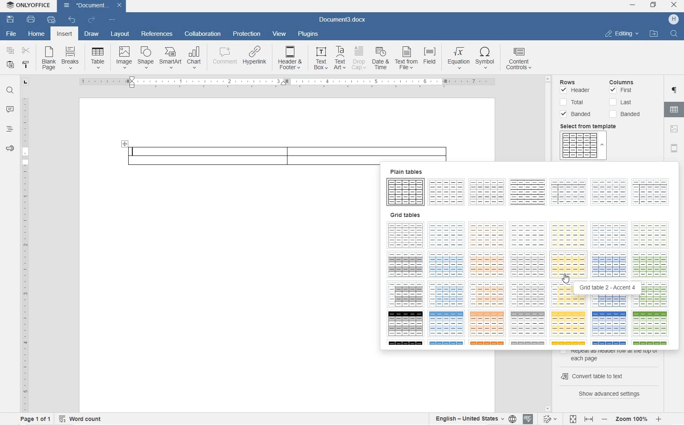 The height and width of the screenshot is (425, 684). Describe the element at coordinates (26, 66) in the screenshot. I see `COPY STYLE` at that location.